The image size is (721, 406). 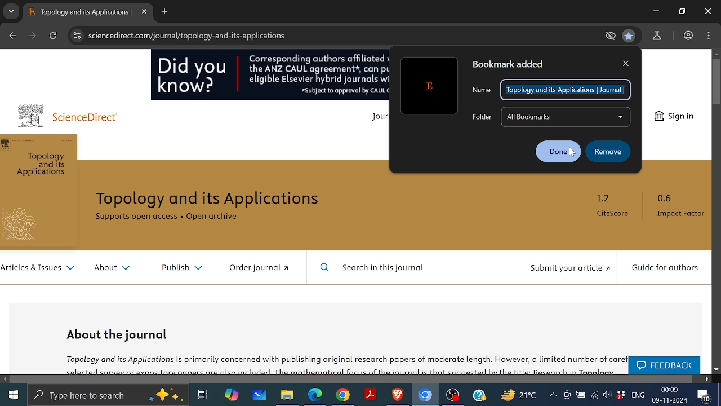 I want to click on about the journal, so click(x=119, y=334).